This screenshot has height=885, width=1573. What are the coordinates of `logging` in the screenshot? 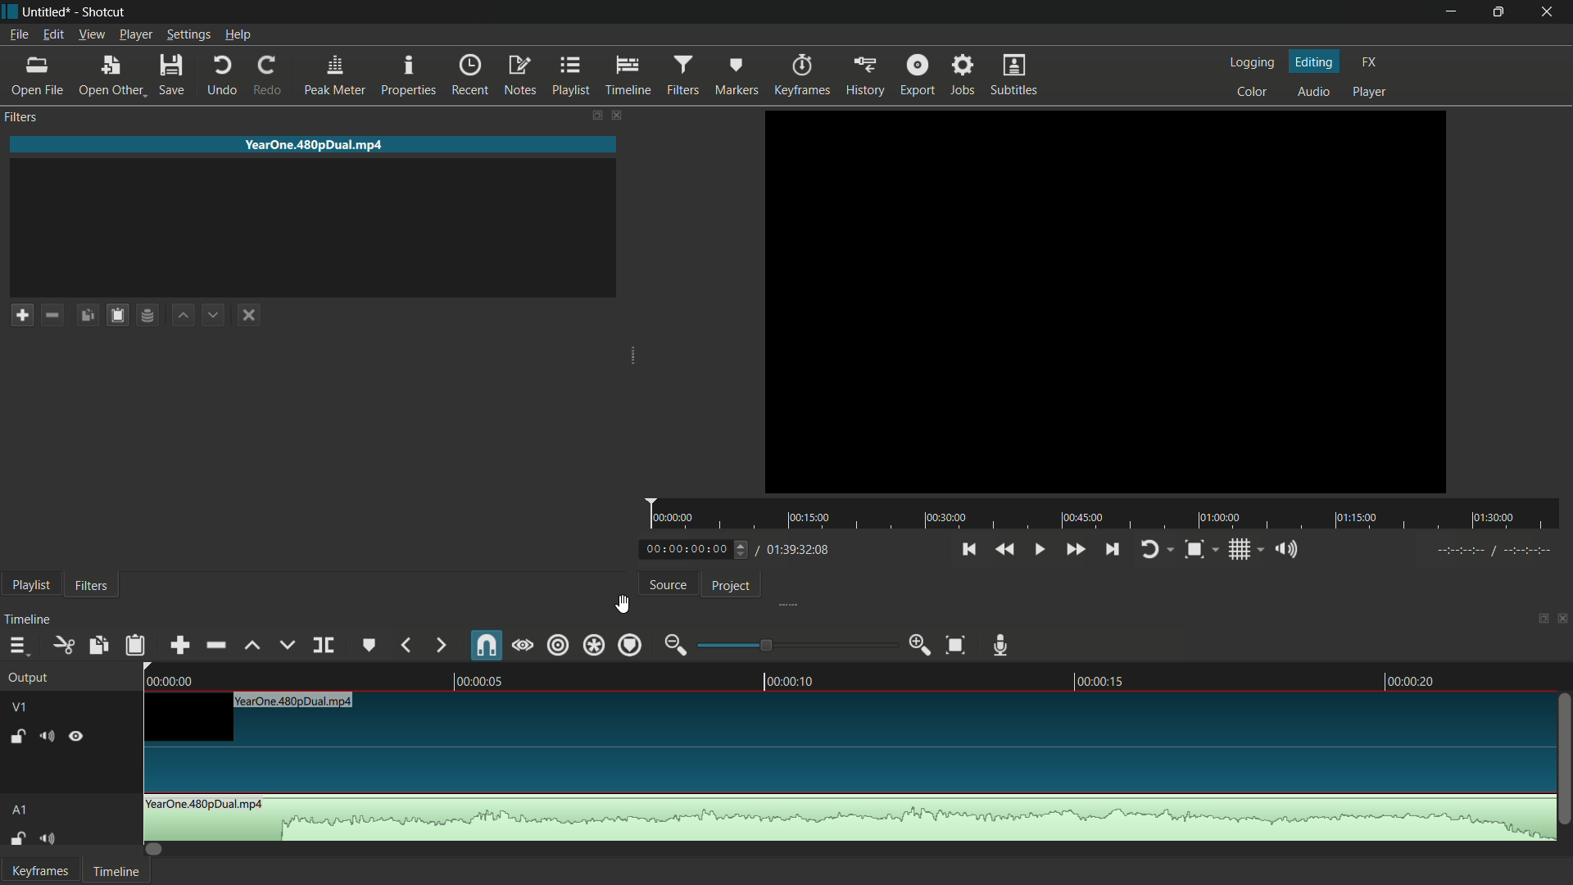 It's located at (1249, 63).